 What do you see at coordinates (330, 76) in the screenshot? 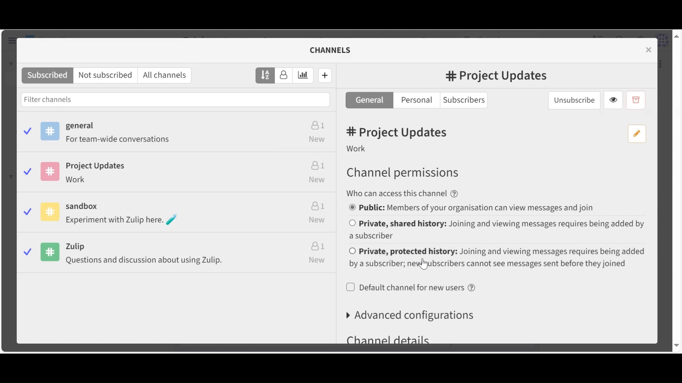
I see `Create new channel` at bounding box center [330, 76].